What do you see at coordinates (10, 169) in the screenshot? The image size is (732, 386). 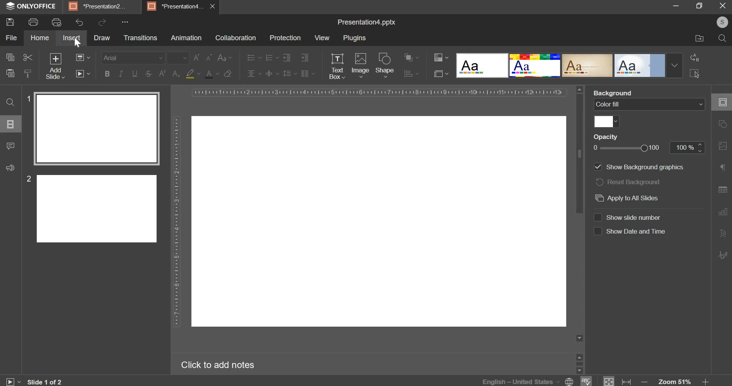 I see `sound` at bounding box center [10, 169].